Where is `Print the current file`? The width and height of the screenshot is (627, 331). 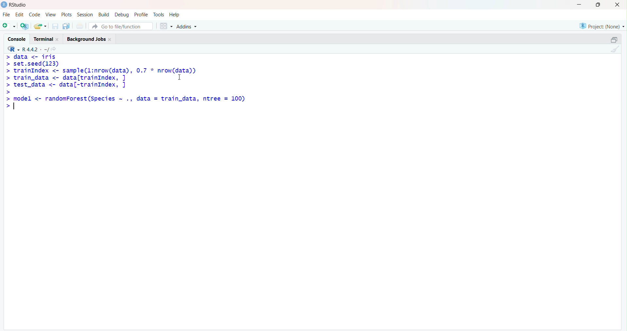
Print the current file is located at coordinates (80, 26).